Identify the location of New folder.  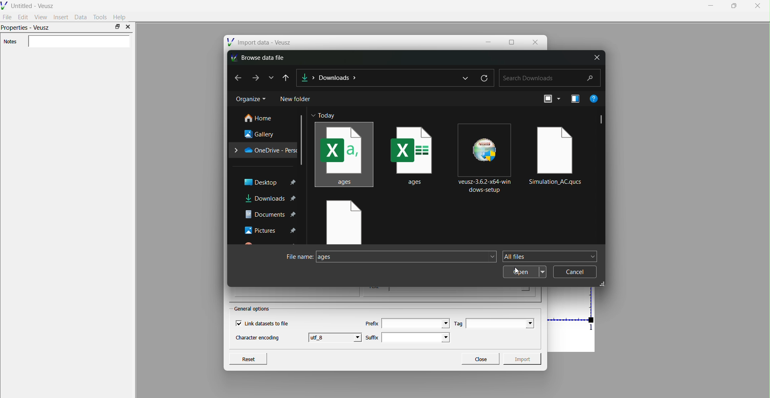
(296, 98).